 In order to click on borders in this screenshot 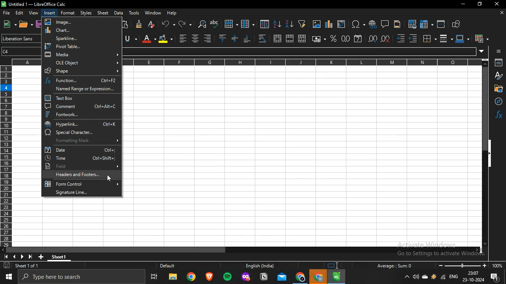, I will do `click(429, 38)`.